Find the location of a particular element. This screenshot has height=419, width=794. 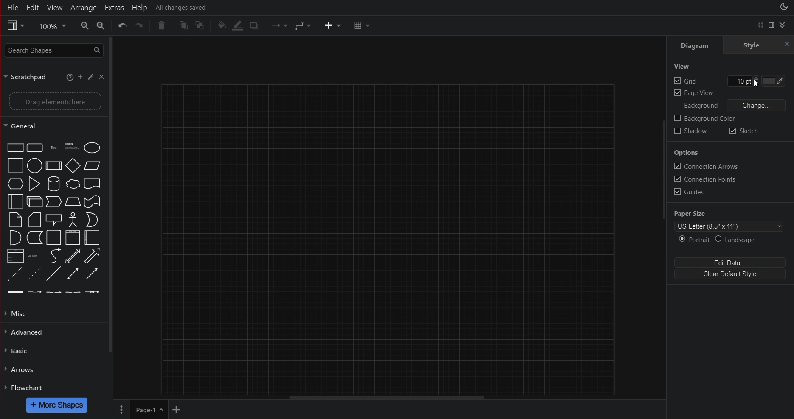

Delete is located at coordinates (161, 26).